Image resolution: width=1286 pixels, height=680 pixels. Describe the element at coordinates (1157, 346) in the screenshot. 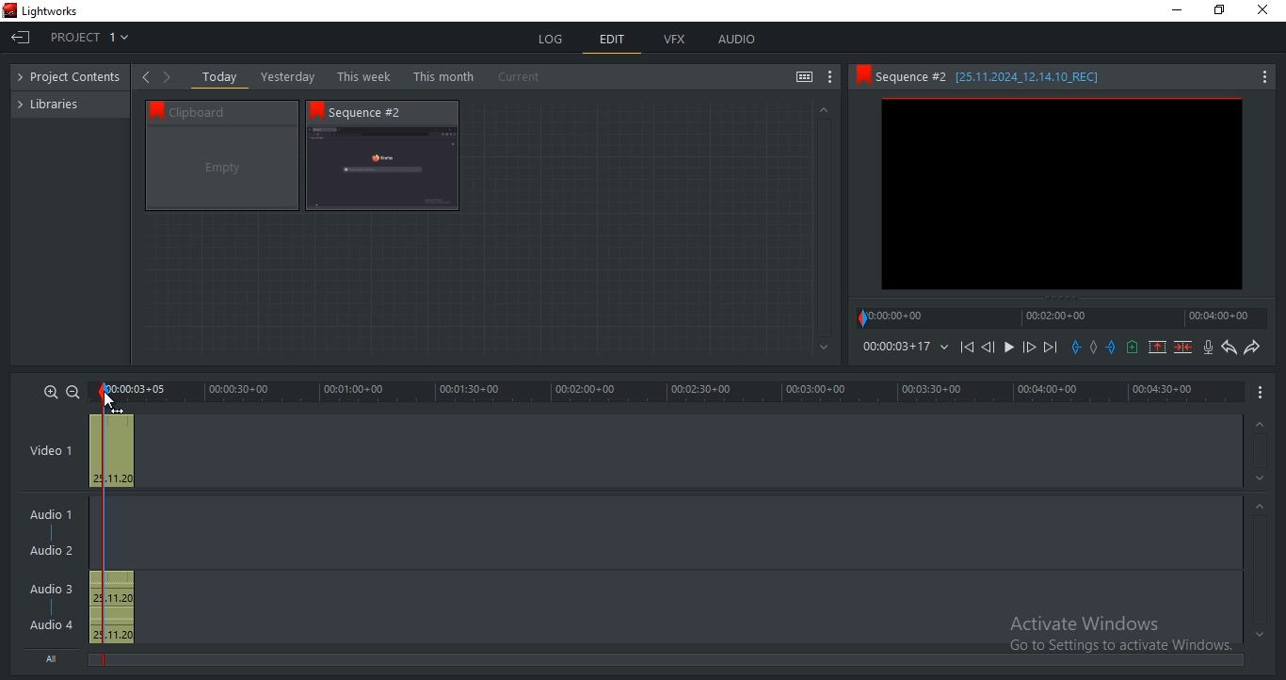

I see `remove marked section` at that location.